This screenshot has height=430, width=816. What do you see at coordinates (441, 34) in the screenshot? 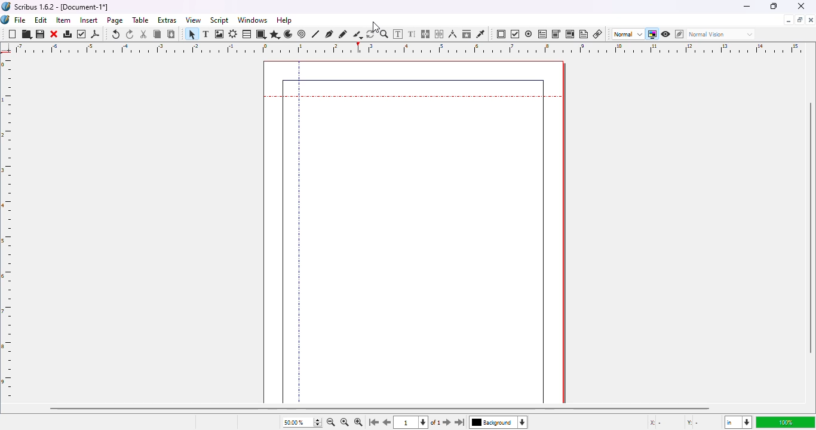
I see `unlink text frames` at bounding box center [441, 34].